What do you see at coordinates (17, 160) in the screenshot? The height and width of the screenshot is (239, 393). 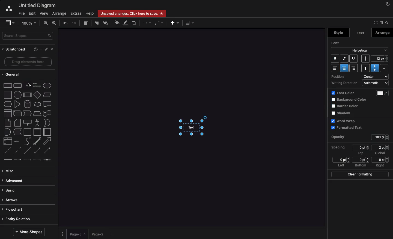 I see `connector with label` at bounding box center [17, 160].